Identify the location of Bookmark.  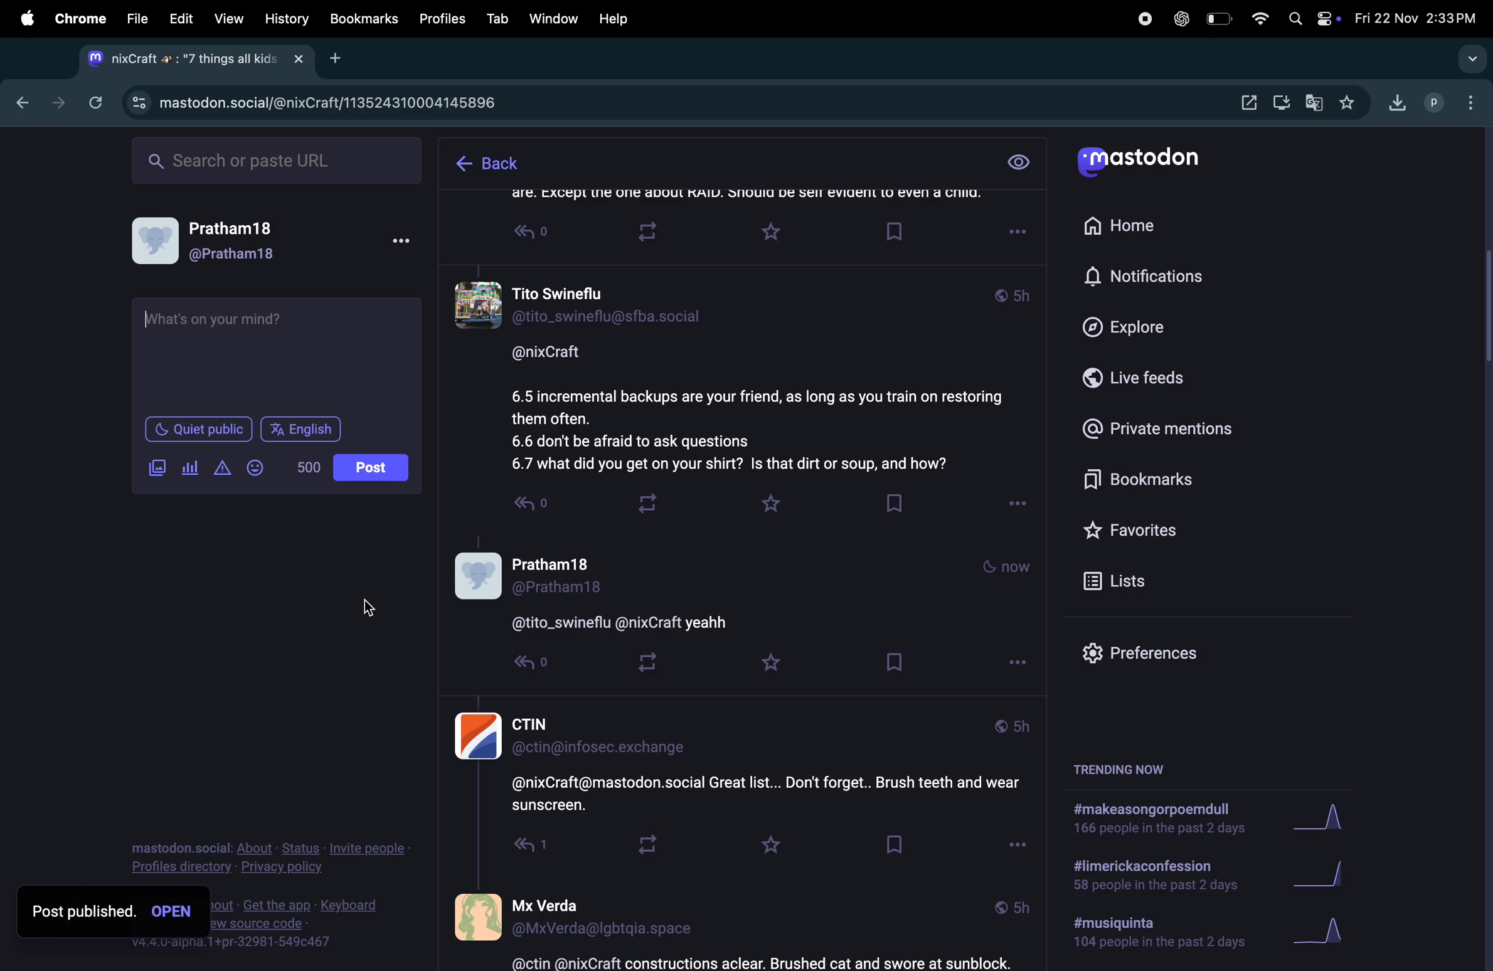
(893, 847).